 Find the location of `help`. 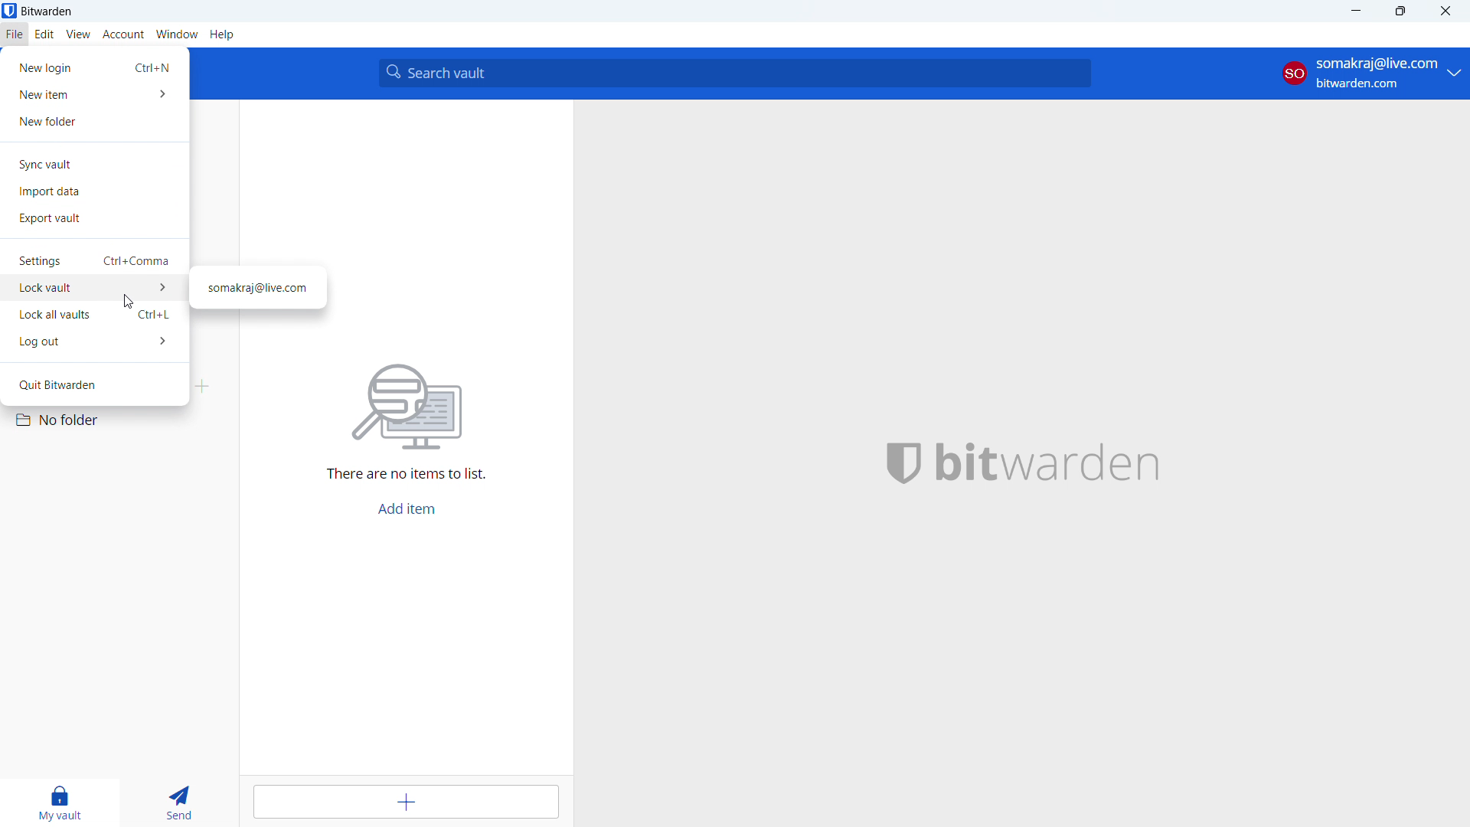

help is located at coordinates (222, 34).